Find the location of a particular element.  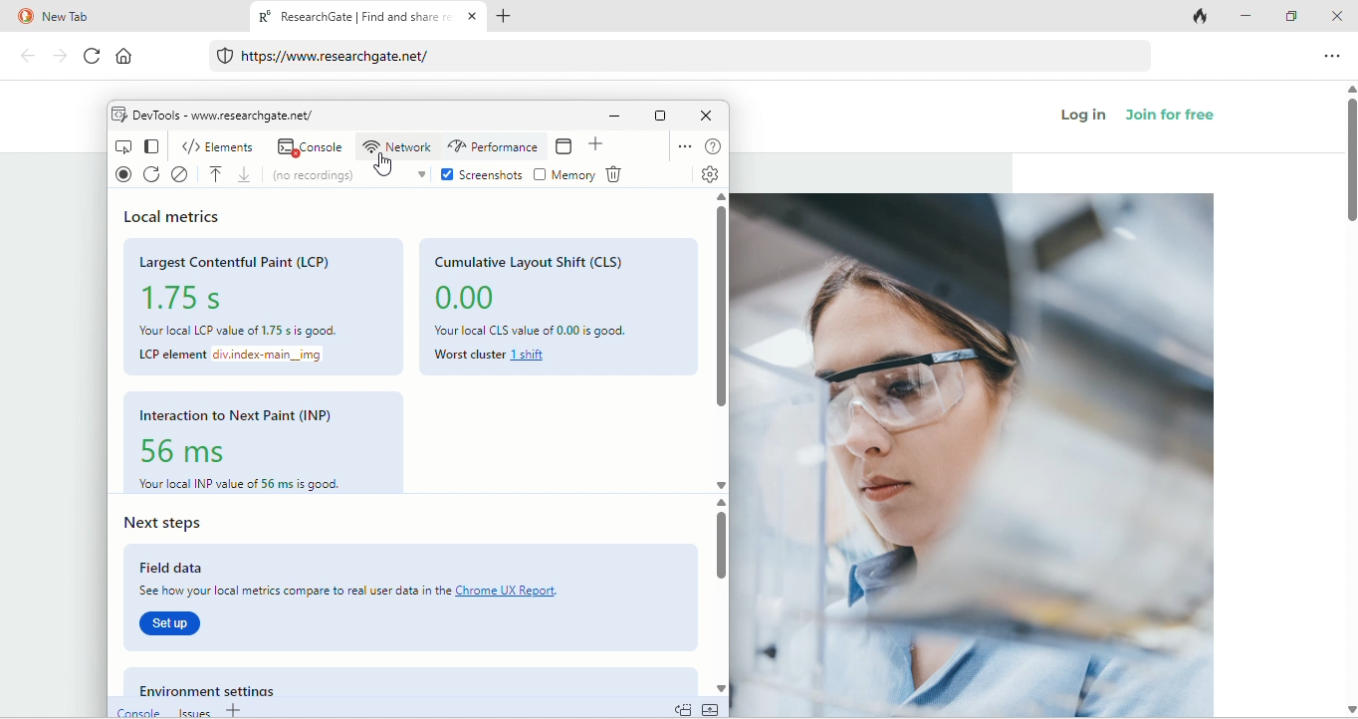

log in is located at coordinates (1085, 118).